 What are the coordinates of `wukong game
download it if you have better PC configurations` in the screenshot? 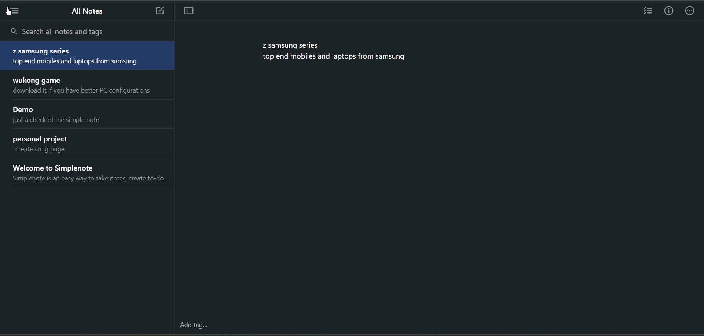 It's located at (90, 86).